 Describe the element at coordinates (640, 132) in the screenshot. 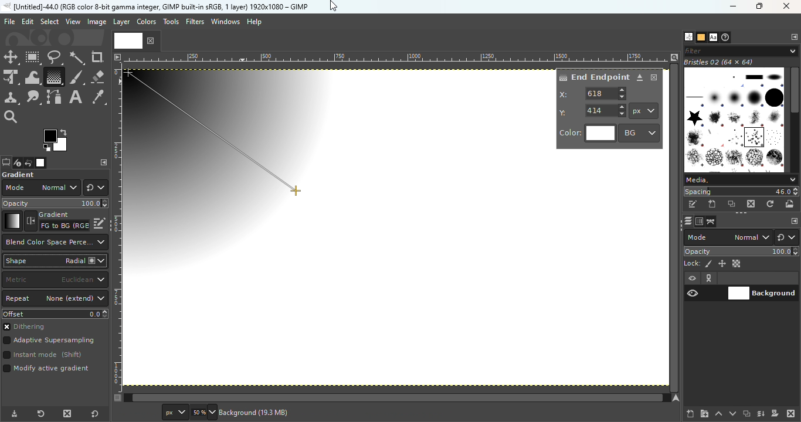

I see `Background color` at that location.